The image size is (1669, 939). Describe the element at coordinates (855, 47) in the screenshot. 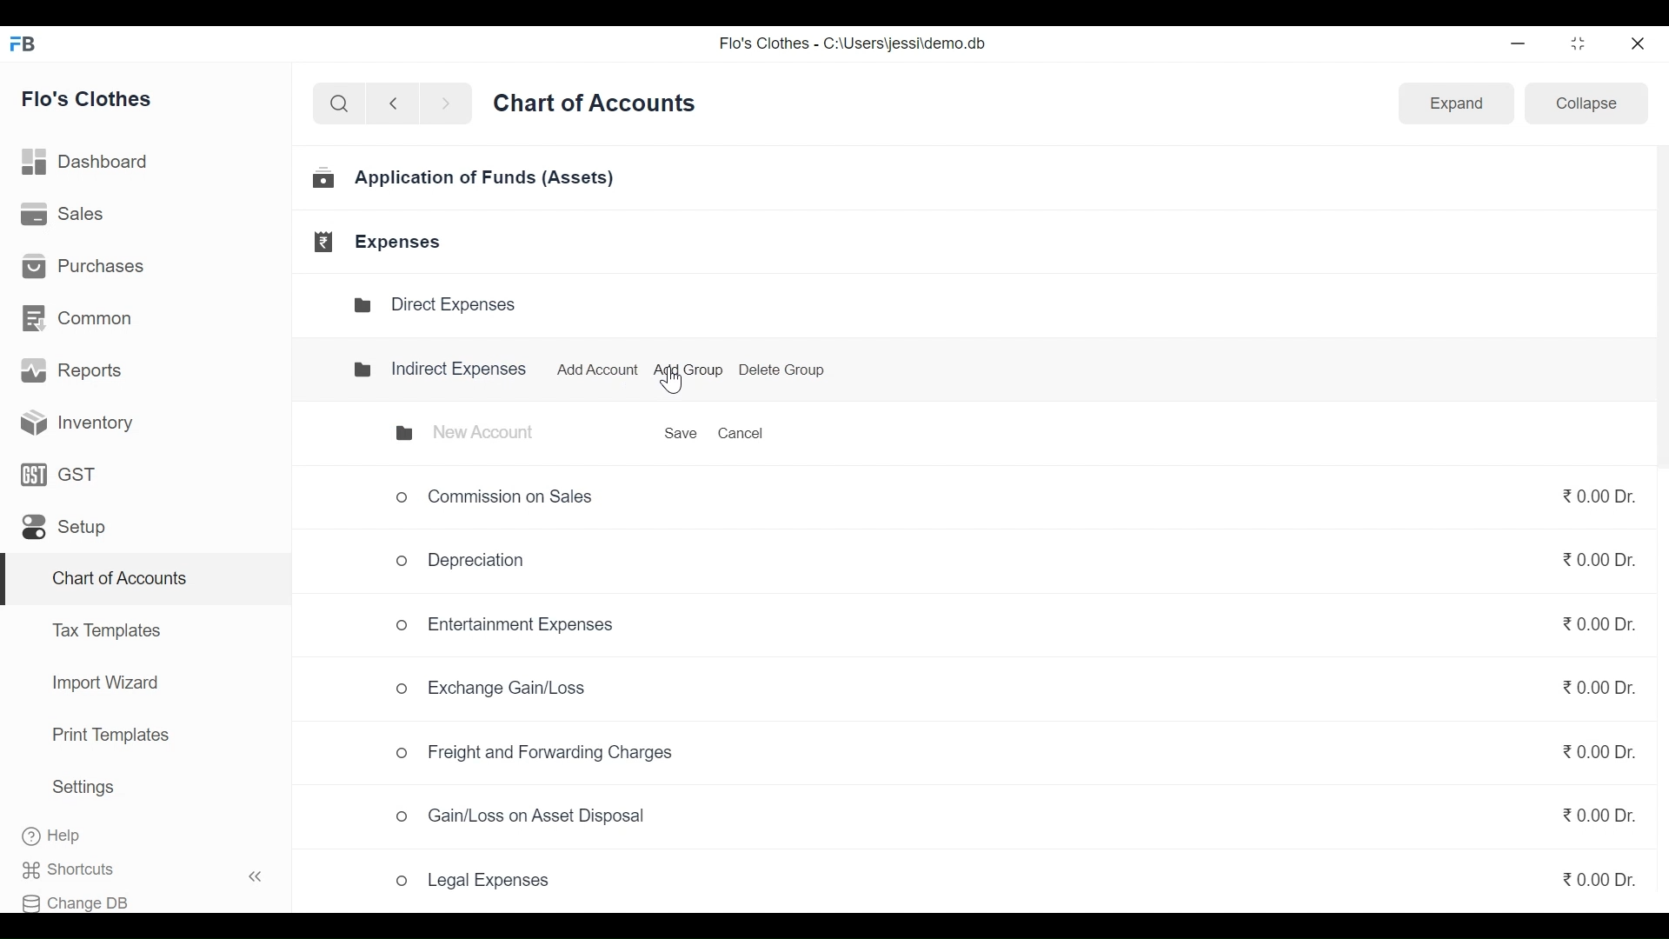

I see `Flo's Clothes - C:\Users\jessi\demo.db` at that location.